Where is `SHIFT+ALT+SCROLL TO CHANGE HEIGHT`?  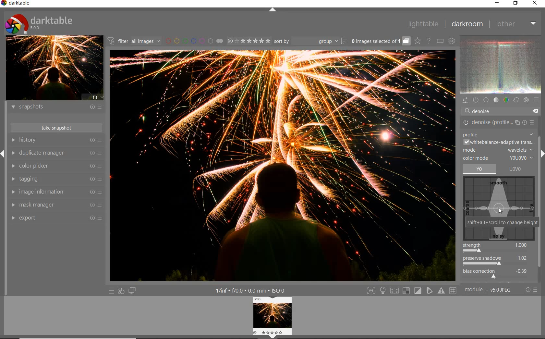 SHIFT+ALT+SCROLL TO CHANGE HEIGHT is located at coordinates (501, 223).